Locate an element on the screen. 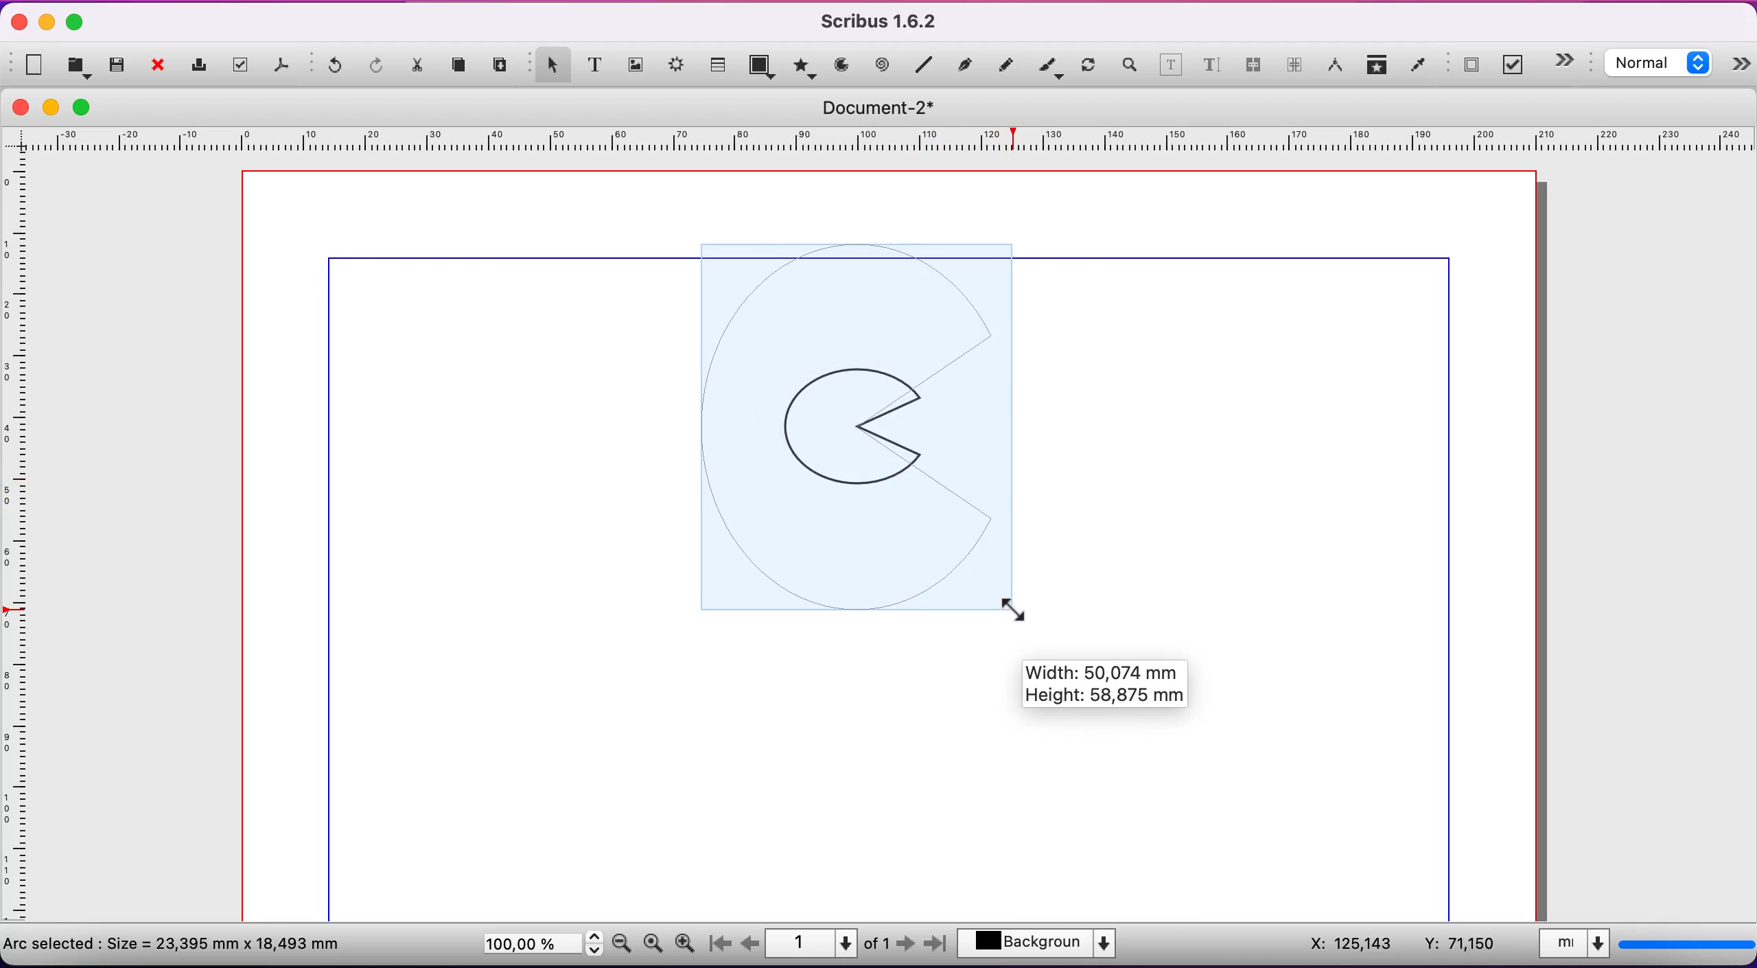  zoom out is located at coordinates (622, 942).